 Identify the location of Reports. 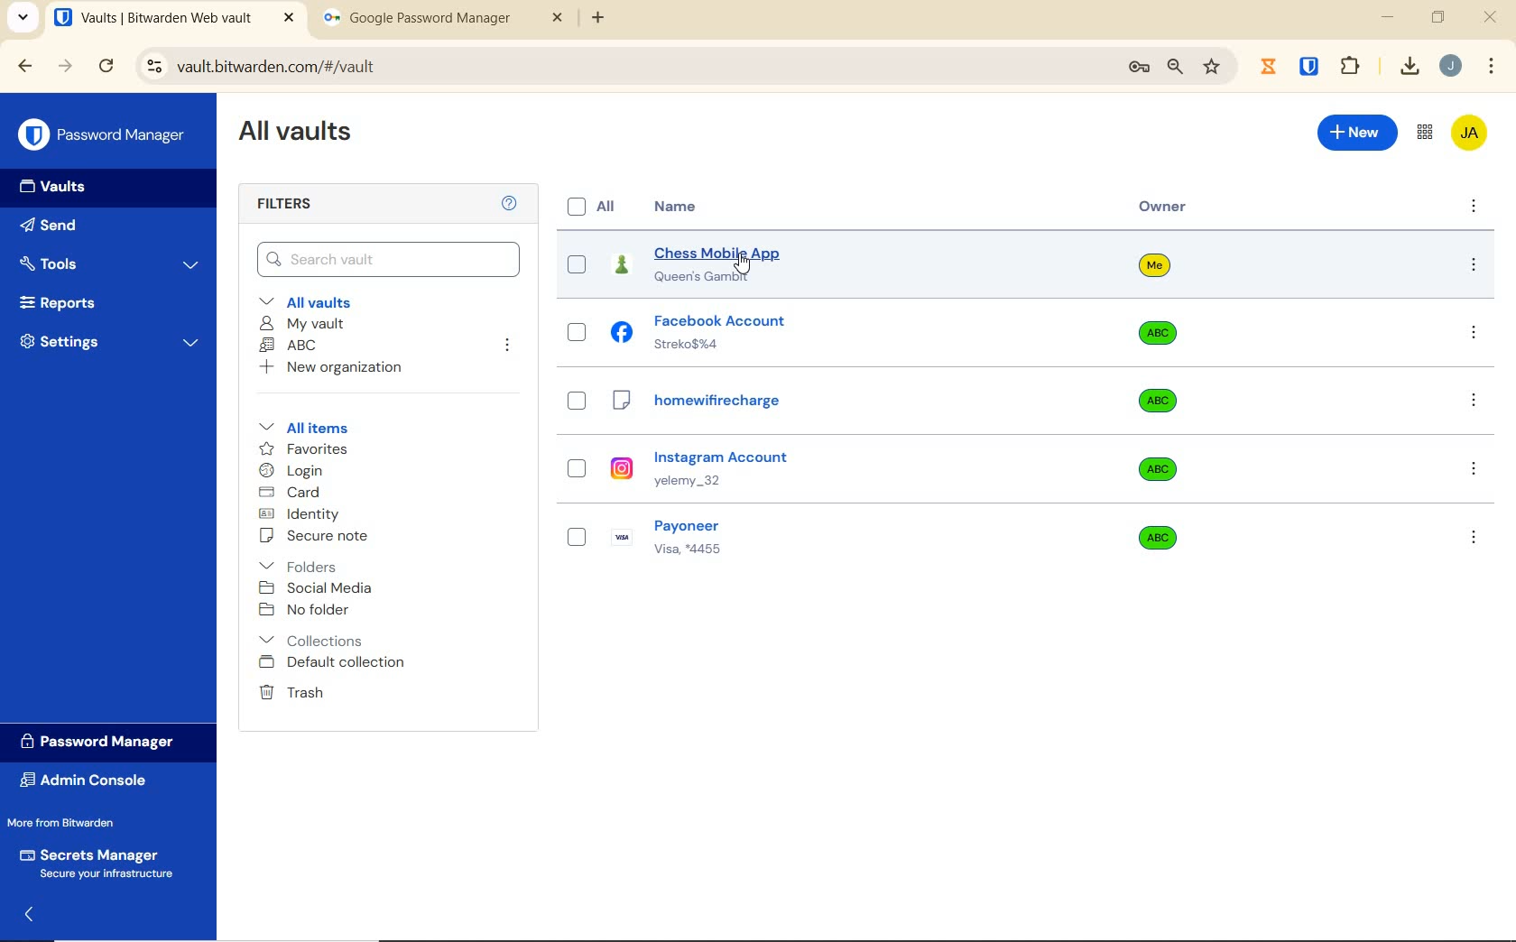
(77, 304).